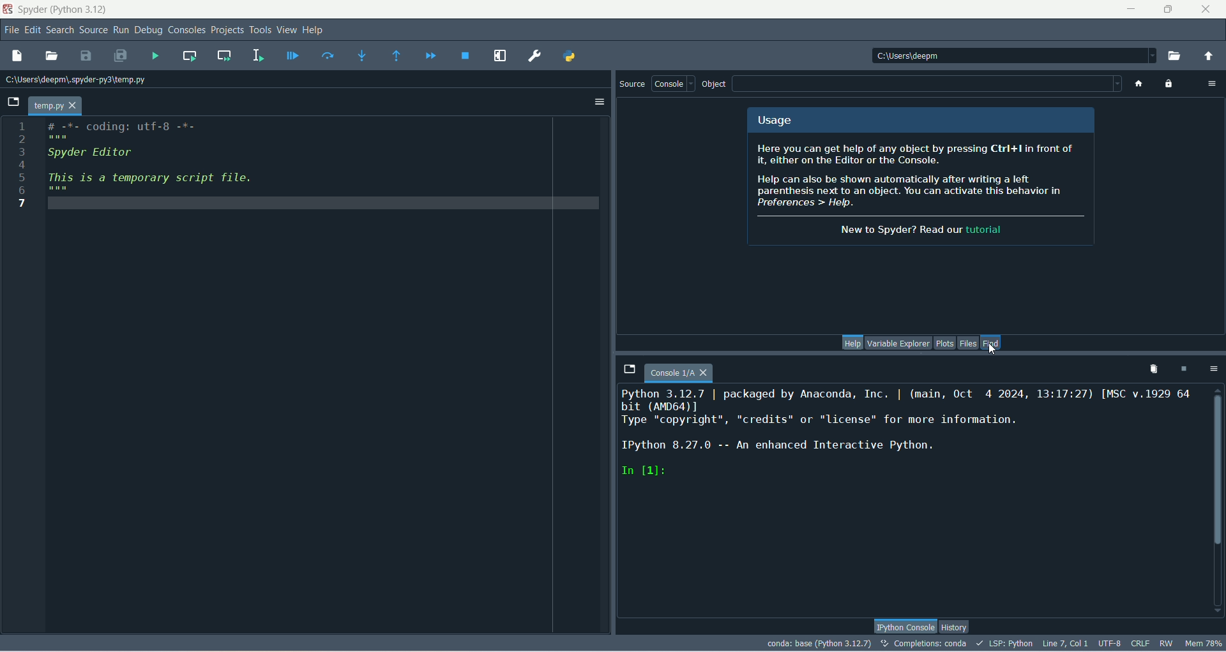 This screenshot has width=1226, height=652. I want to click on view, so click(286, 29).